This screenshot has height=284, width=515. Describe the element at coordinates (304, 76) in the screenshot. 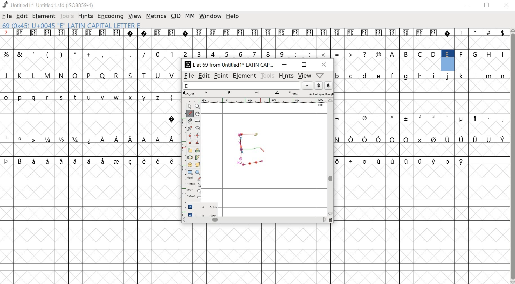

I see `view` at that location.